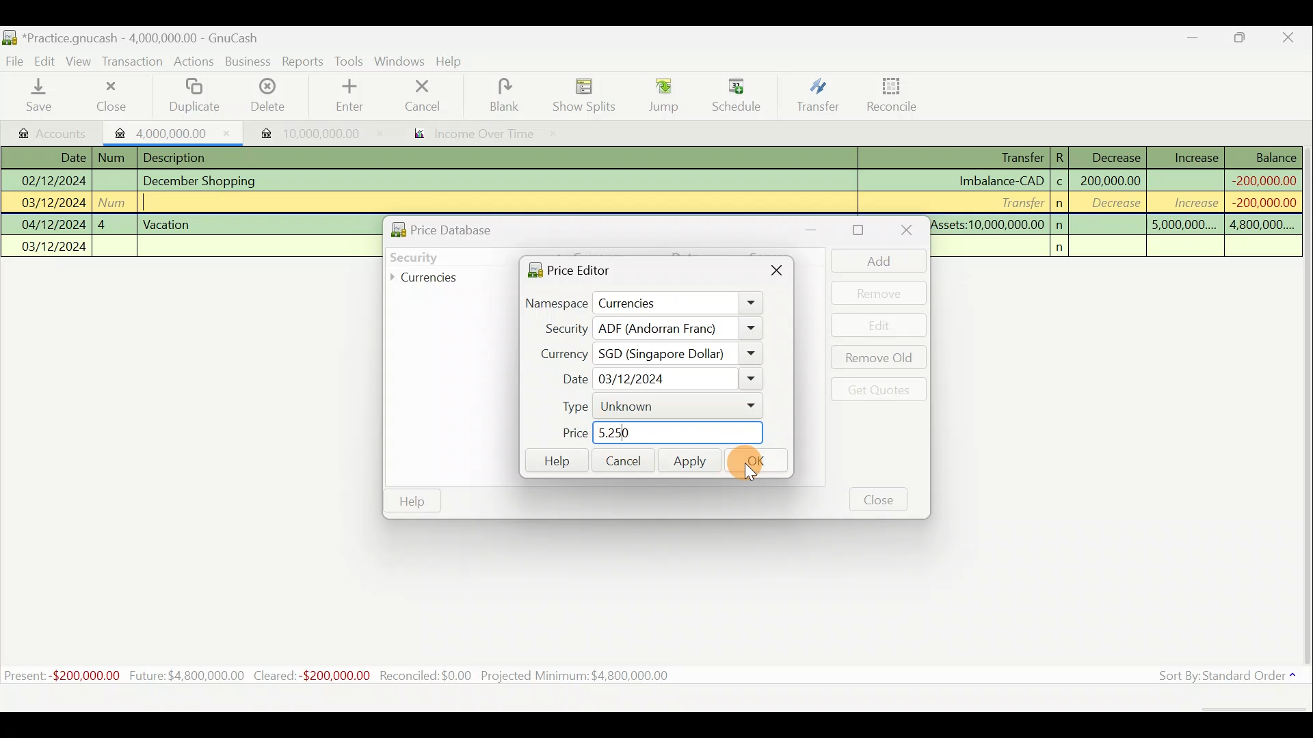  What do you see at coordinates (109, 96) in the screenshot?
I see `Close` at bounding box center [109, 96].